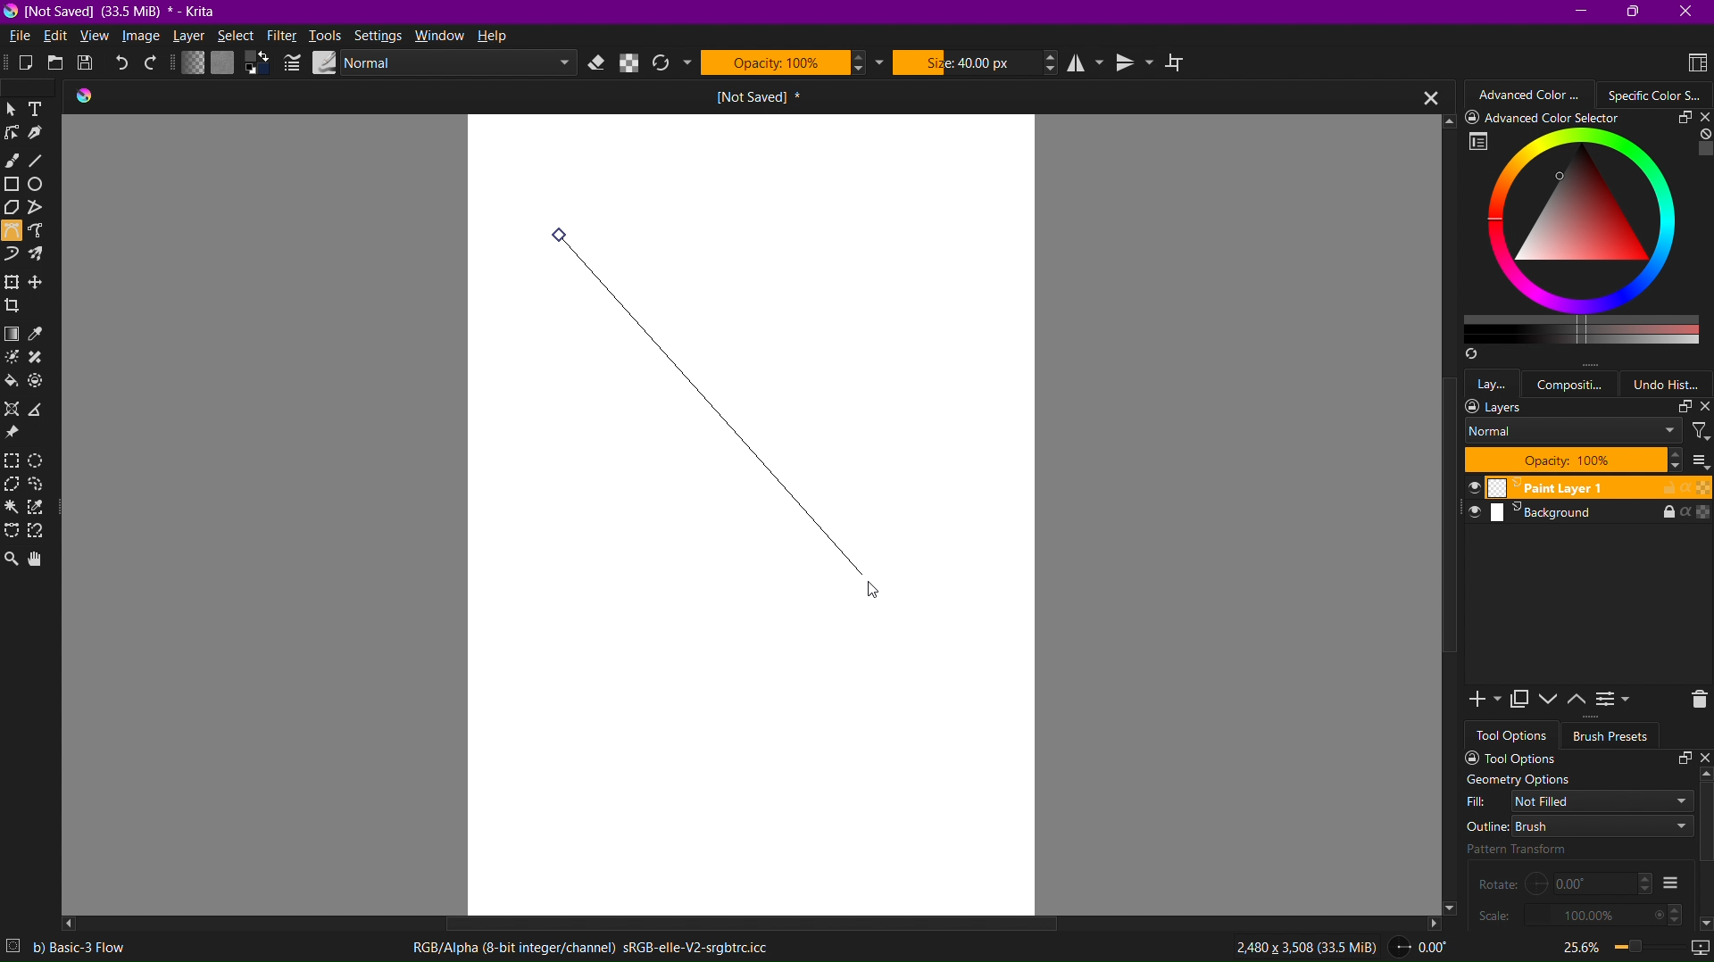 Image resolution: width=1714 pixels, height=962 pixels. I want to click on b) Basic - 3 Flow, so click(89, 948).